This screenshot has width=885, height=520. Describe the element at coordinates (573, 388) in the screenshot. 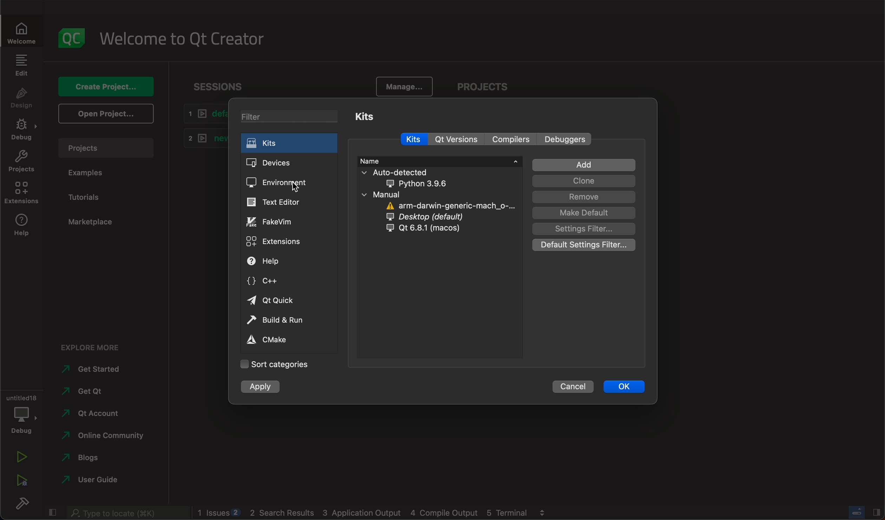

I see `cancel` at that location.